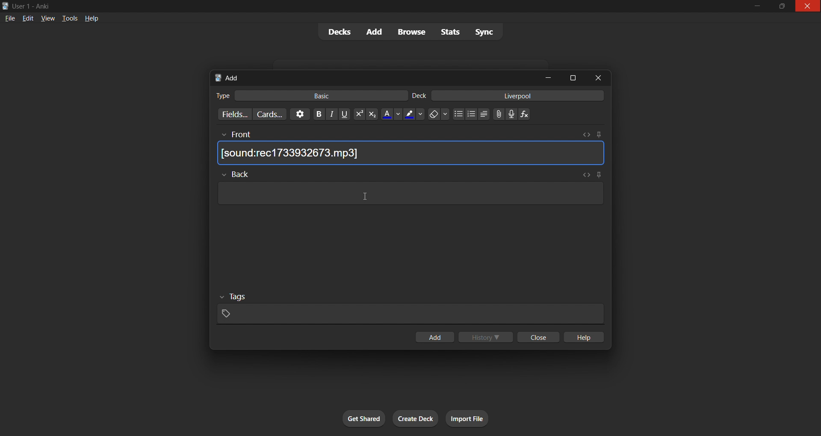  What do you see at coordinates (417, 417) in the screenshot?
I see `create deck` at bounding box center [417, 417].